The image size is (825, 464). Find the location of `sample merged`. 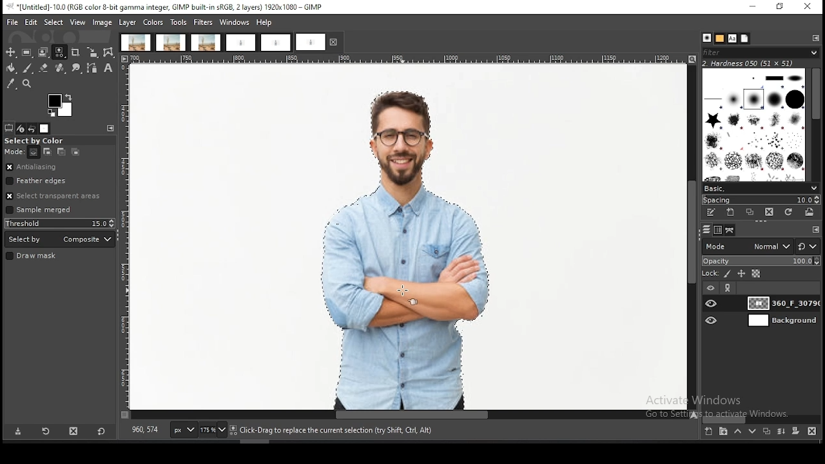

sample merged is located at coordinates (39, 211).